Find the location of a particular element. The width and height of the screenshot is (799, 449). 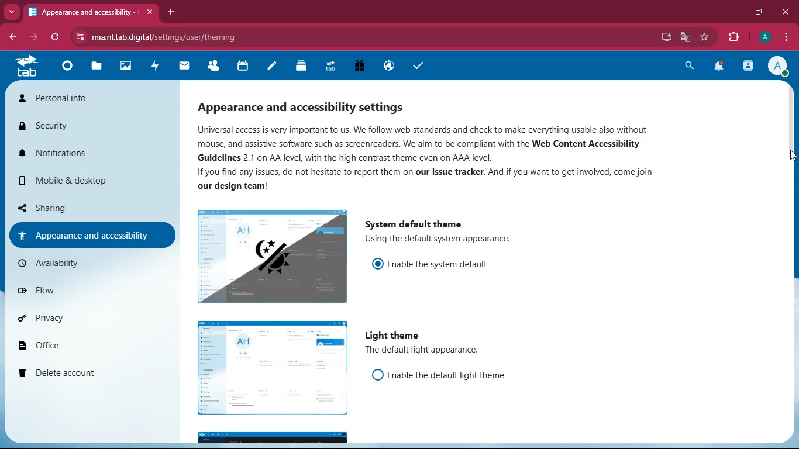

tab is located at coordinates (26, 67).